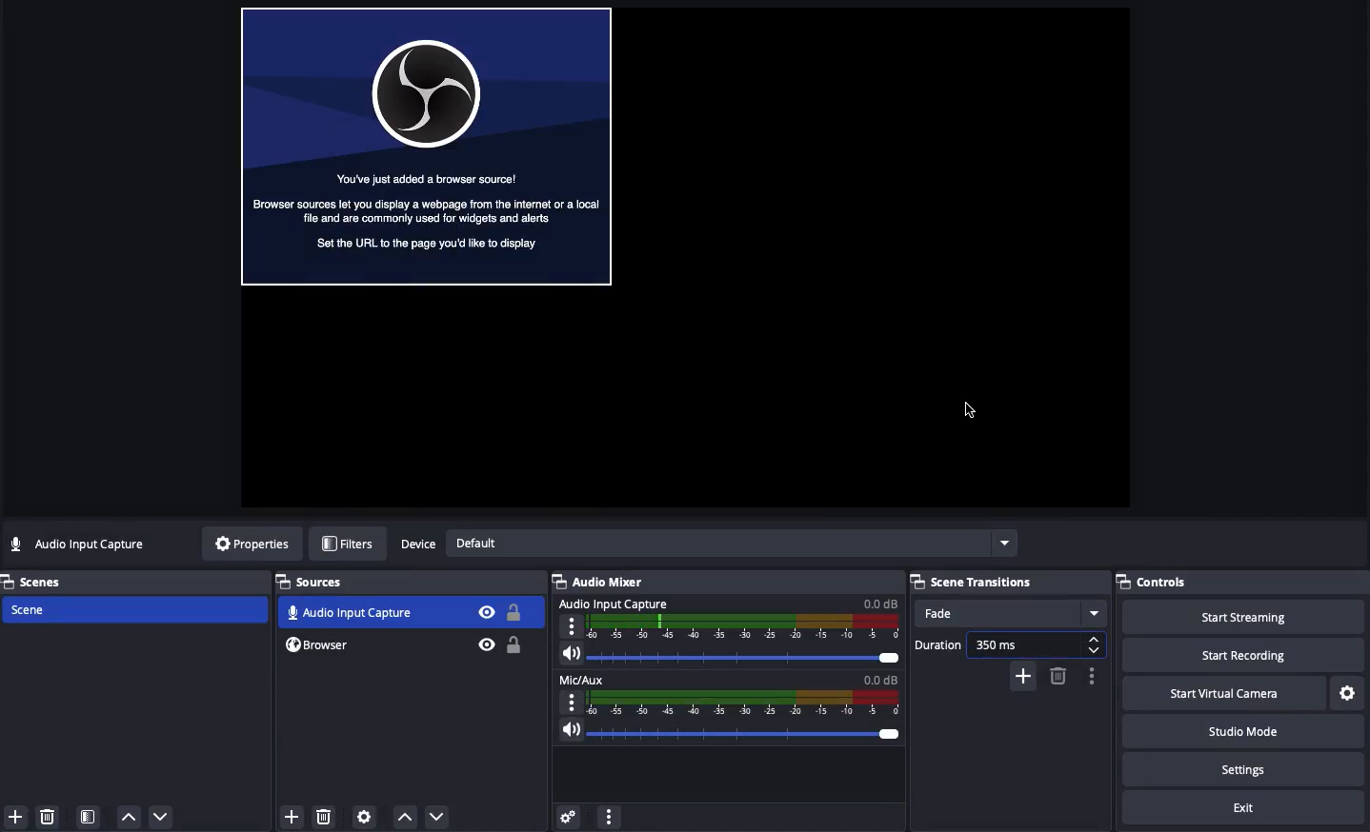  Describe the element at coordinates (162, 816) in the screenshot. I see `Down` at that location.